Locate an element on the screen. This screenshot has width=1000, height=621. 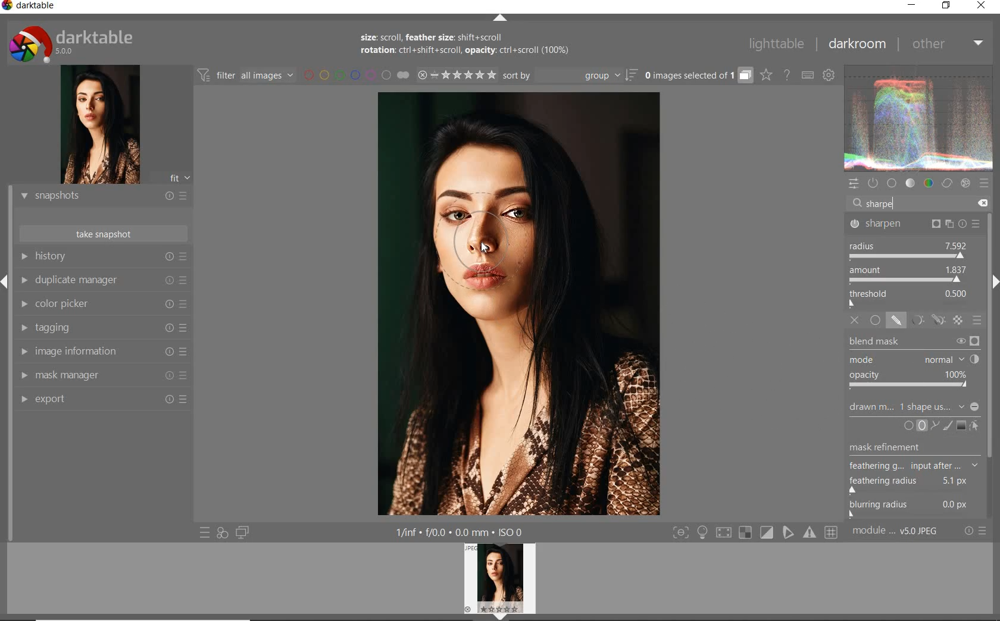
sign  is located at coordinates (746, 534).